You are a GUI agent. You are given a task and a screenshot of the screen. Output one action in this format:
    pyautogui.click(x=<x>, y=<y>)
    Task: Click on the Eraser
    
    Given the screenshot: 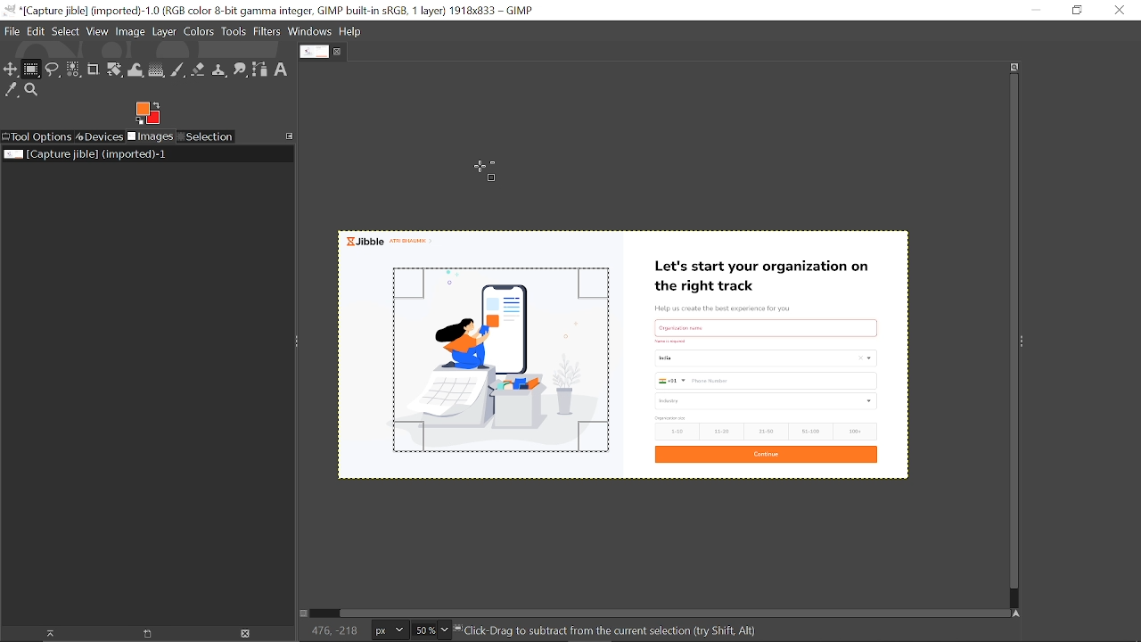 What is the action you would take?
    pyautogui.click(x=199, y=70)
    